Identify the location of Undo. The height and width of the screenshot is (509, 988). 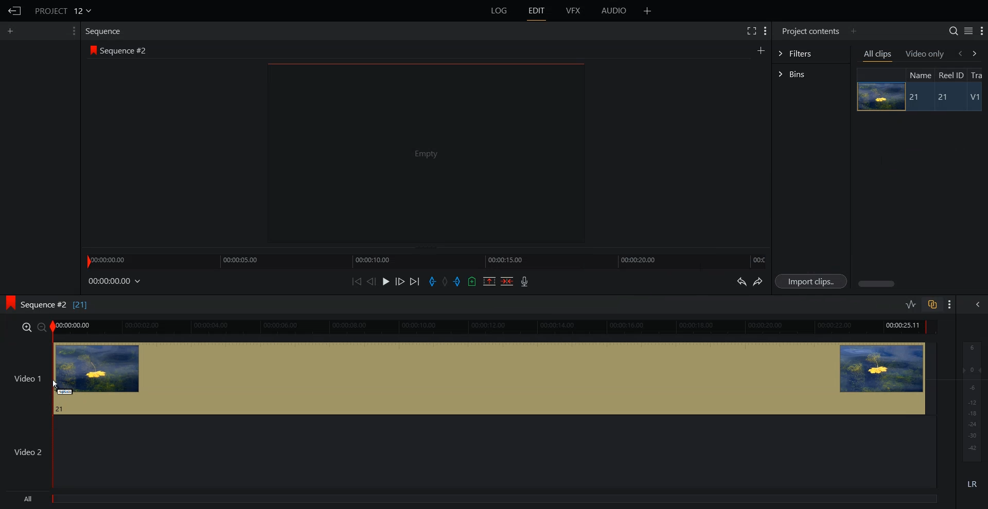
(740, 281).